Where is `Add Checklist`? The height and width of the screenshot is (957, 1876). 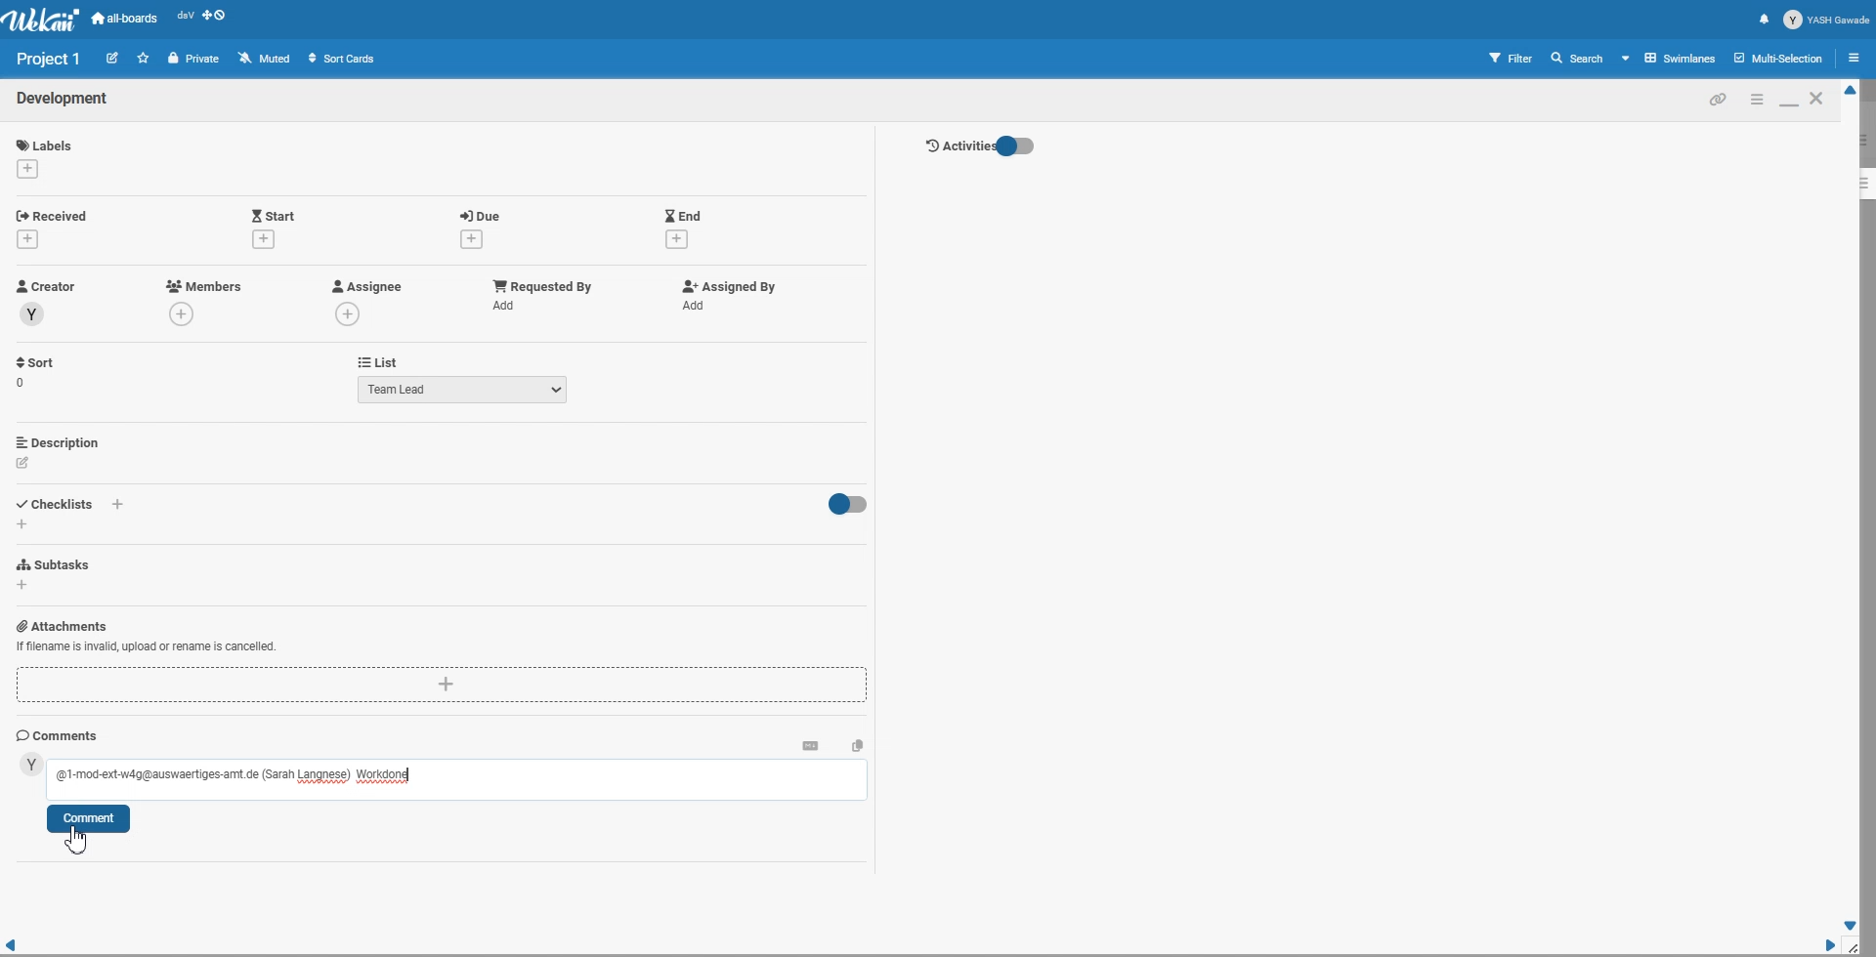
Add Checklist is located at coordinates (59, 502).